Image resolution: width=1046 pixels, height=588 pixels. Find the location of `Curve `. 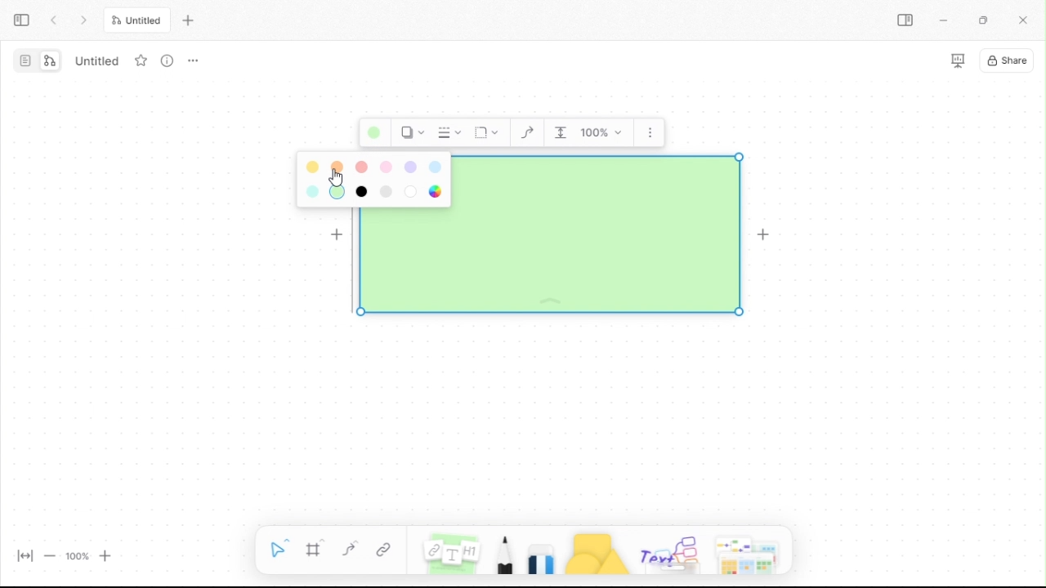

Curve  is located at coordinates (527, 133).